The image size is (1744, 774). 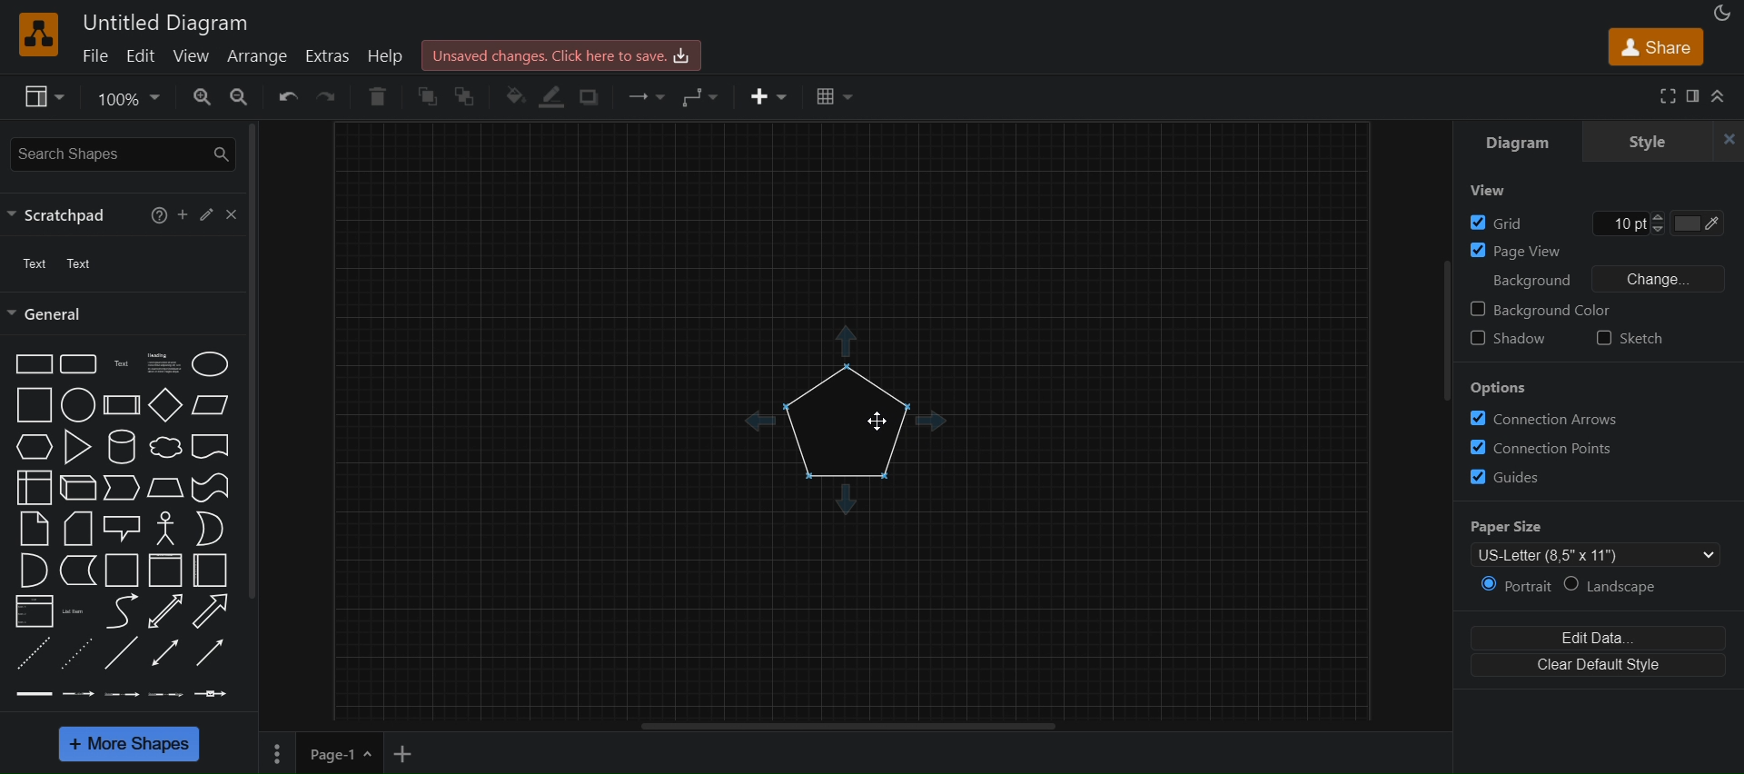 What do you see at coordinates (1724, 141) in the screenshot?
I see `close` at bounding box center [1724, 141].